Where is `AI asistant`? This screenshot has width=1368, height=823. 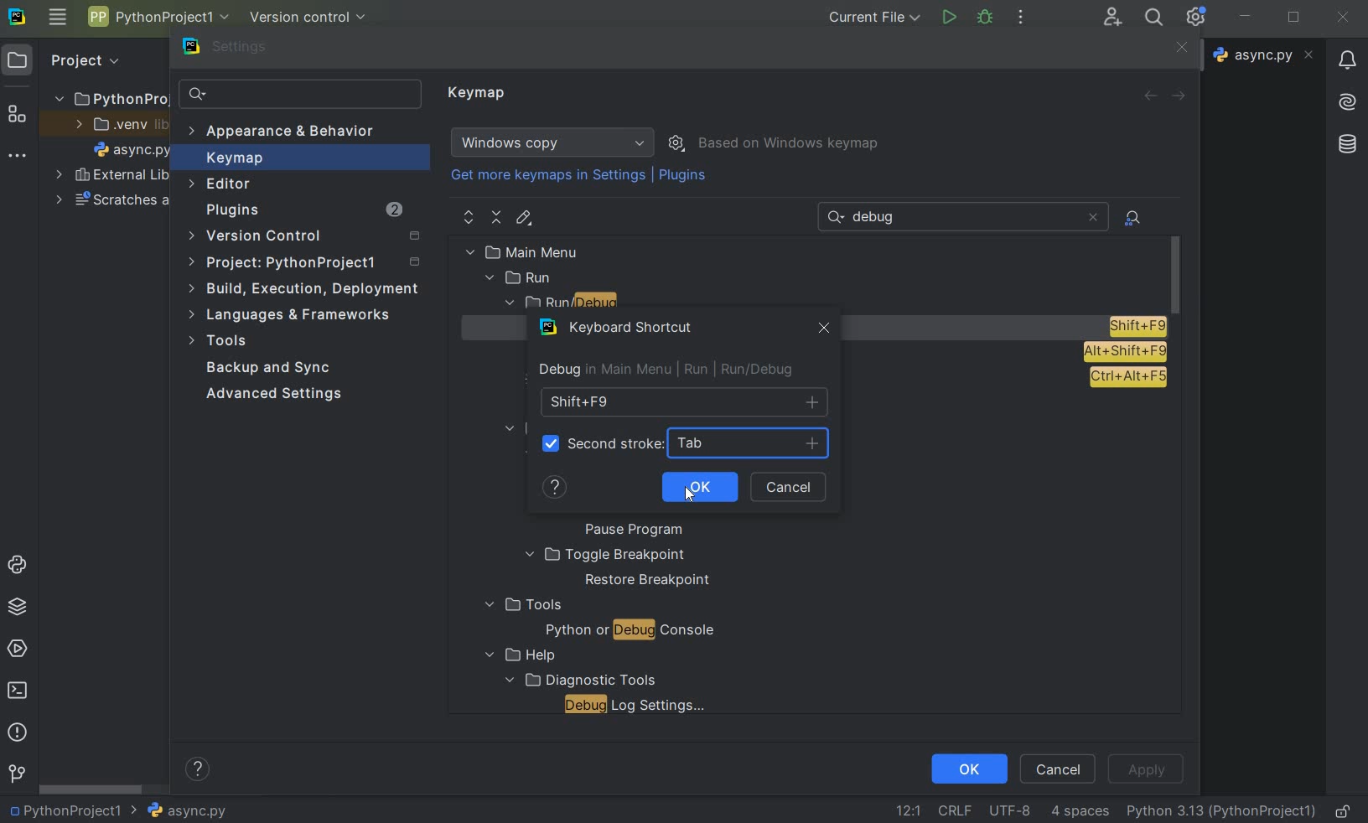
AI asistant is located at coordinates (1345, 97).